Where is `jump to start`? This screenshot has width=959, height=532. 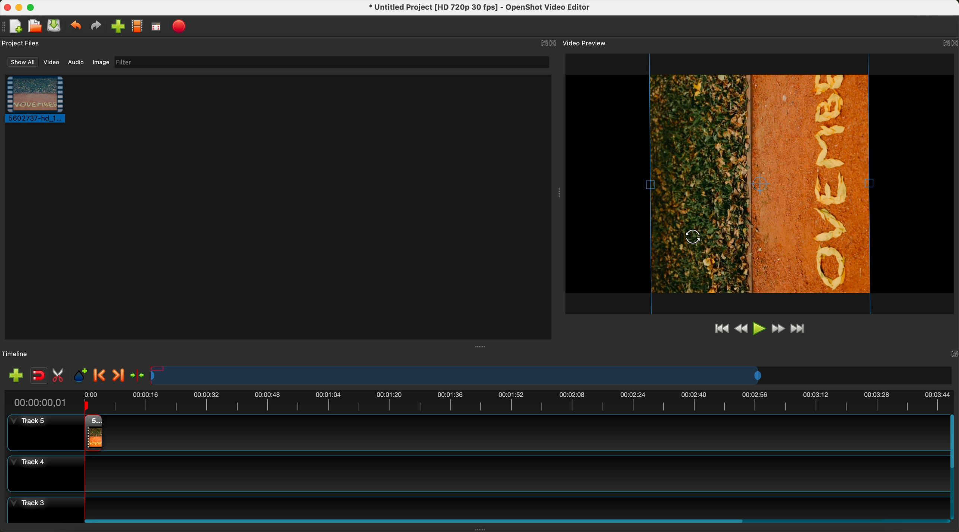 jump to start is located at coordinates (720, 329).